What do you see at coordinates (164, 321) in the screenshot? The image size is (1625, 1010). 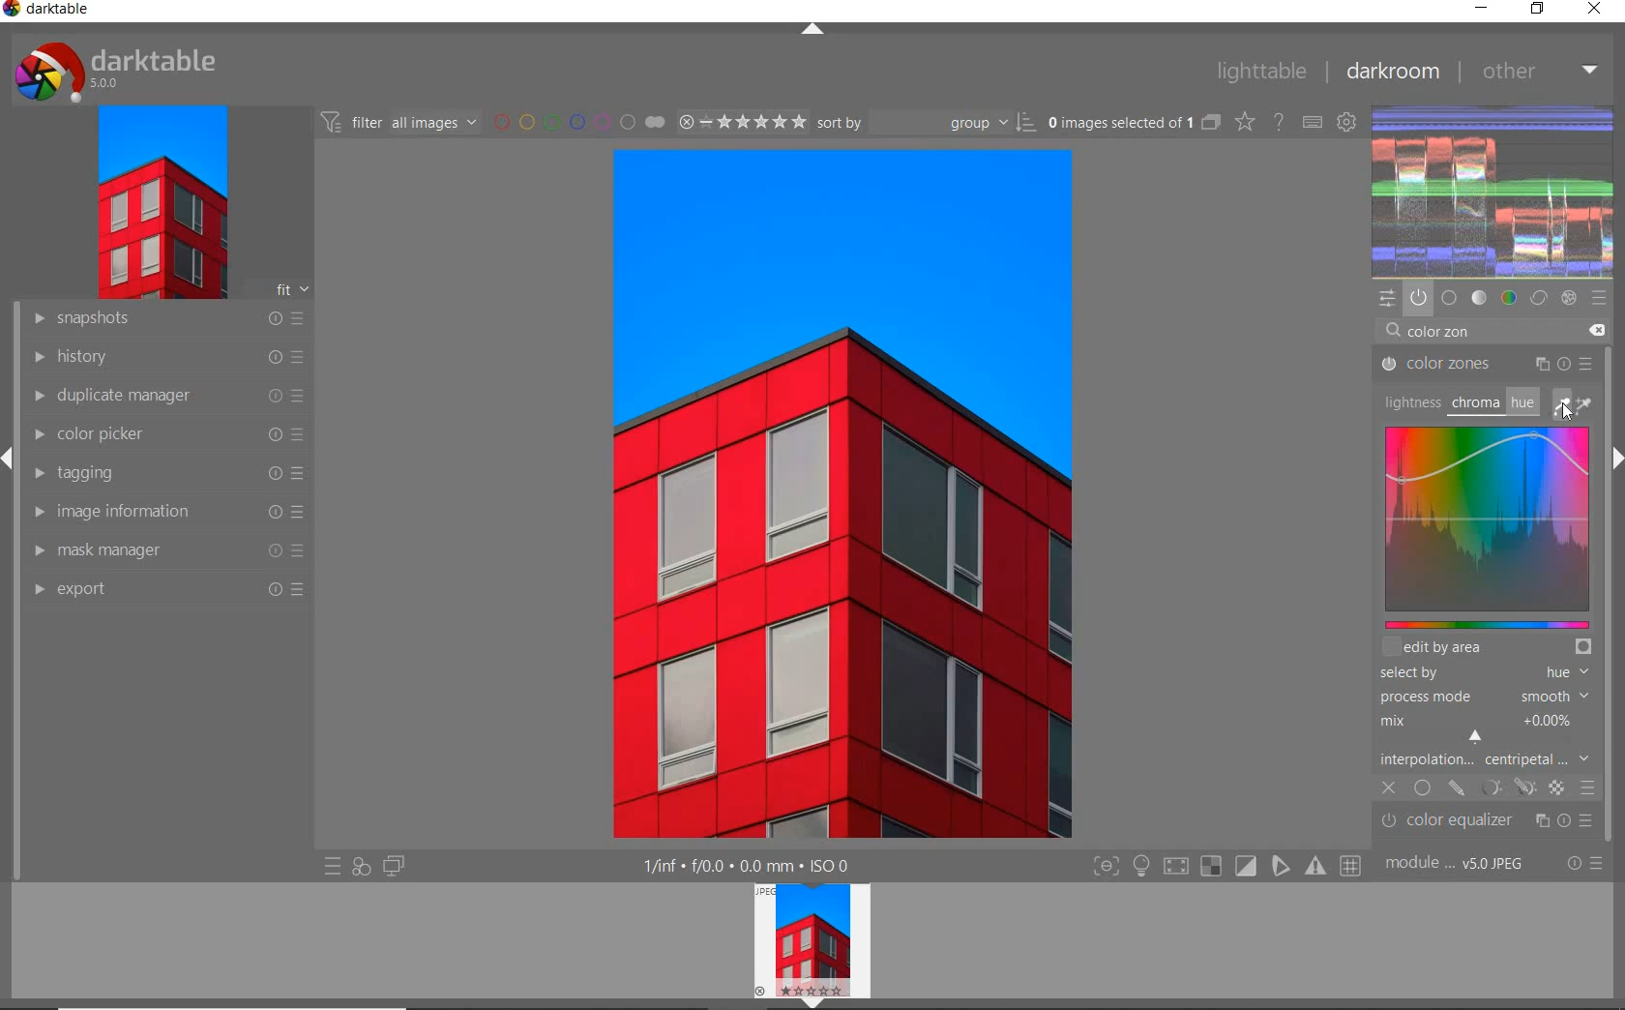 I see `snapshots` at bounding box center [164, 321].